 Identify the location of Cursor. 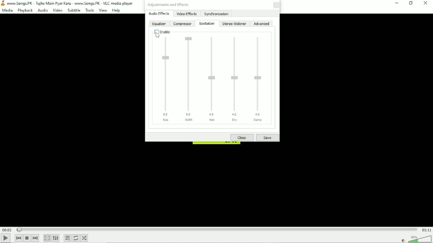
(157, 35).